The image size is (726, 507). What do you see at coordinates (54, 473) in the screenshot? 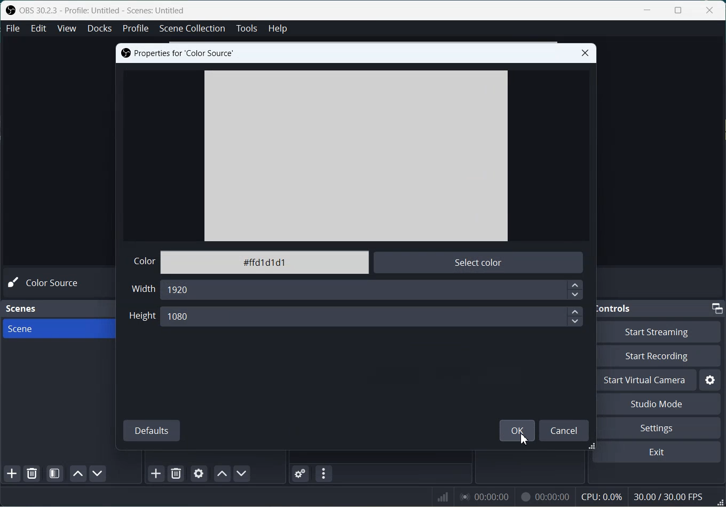
I see `Open scene Filter` at bounding box center [54, 473].